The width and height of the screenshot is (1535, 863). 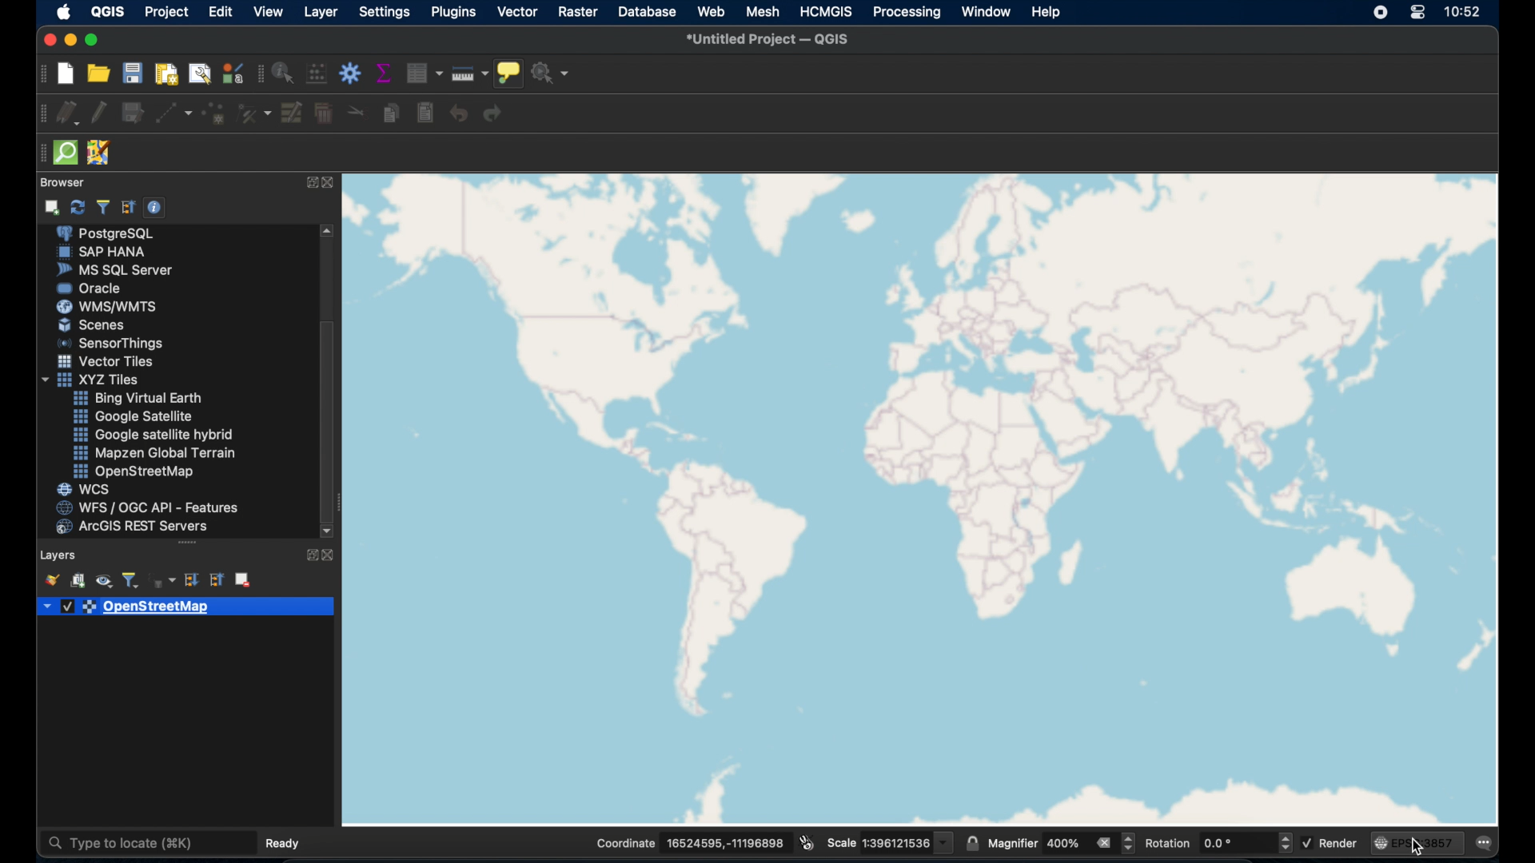 What do you see at coordinates (68, 111) in the screenshot?
I see `current edits` at bounding box center [68, 111].